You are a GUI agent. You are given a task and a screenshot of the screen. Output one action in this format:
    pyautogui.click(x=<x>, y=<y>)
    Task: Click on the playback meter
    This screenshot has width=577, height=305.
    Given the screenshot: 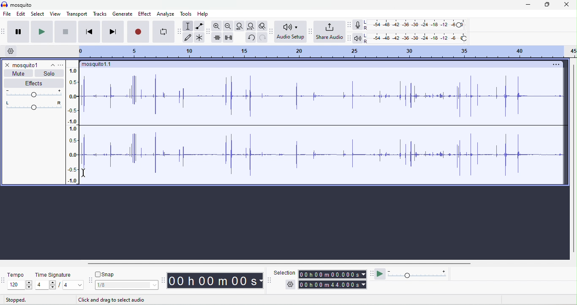 What is the action you would take?
    pyautogui.click(x=357, y=38)
    